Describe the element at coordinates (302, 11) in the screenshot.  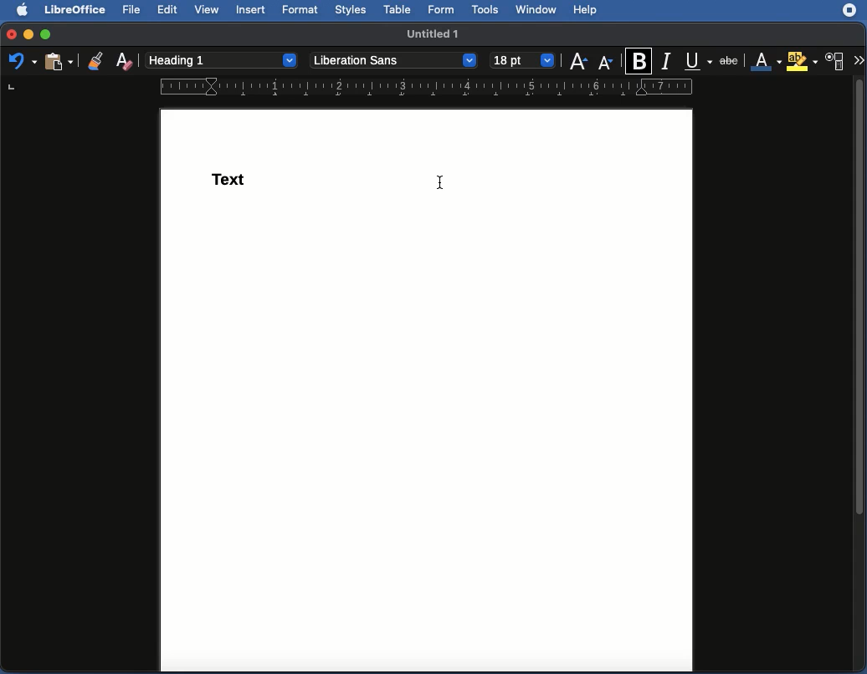
I see `Format` at that location.